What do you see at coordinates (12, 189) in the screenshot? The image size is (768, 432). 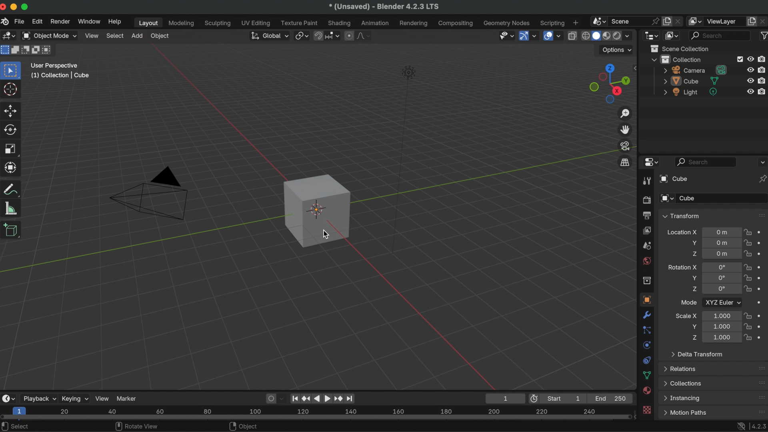 I see `transform` at bounding box center [12, 189].